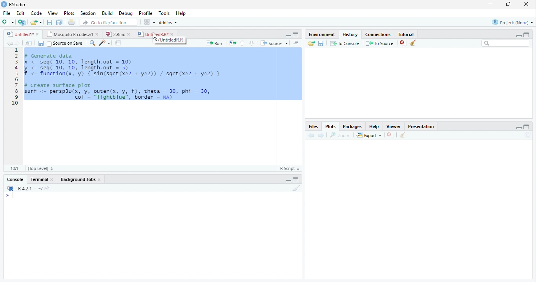 The height and width of the screenshot is (282, 536). Describe the element at coordinates (107, 13) in the screenshot. I see `Build` at that location.